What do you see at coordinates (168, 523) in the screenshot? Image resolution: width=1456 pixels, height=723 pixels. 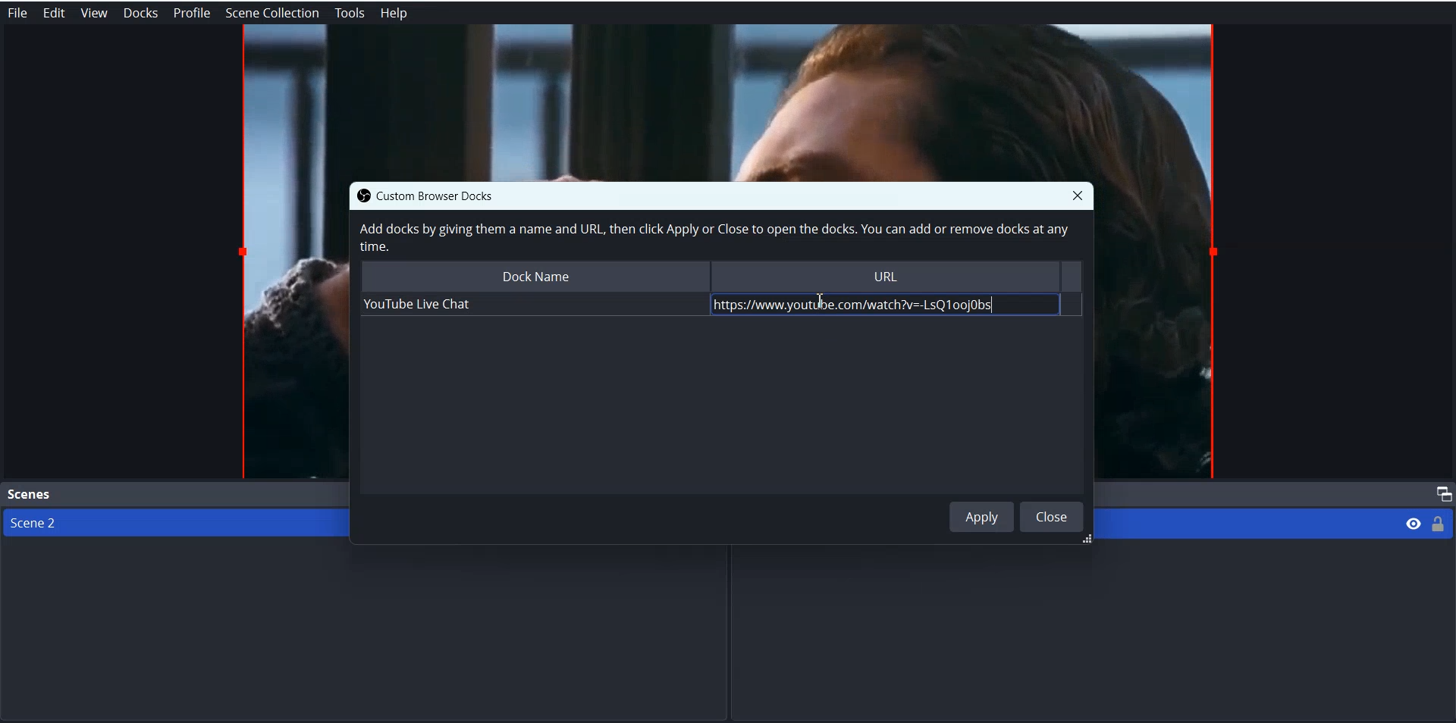 I see `Scene 2` at bounding box center [168, 523].